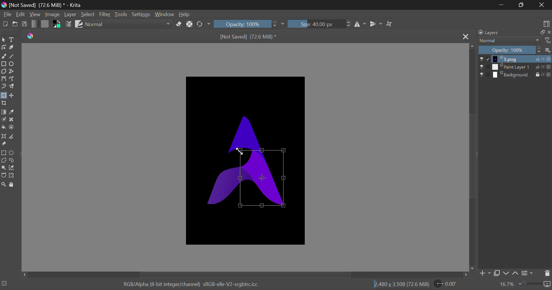 Image resolution: width=552 pixels, height=290 pixels. What do you see at coordinates (4, 112) in the screenshot?
I see `Gradient Fill` at bounding box center [4, 112].